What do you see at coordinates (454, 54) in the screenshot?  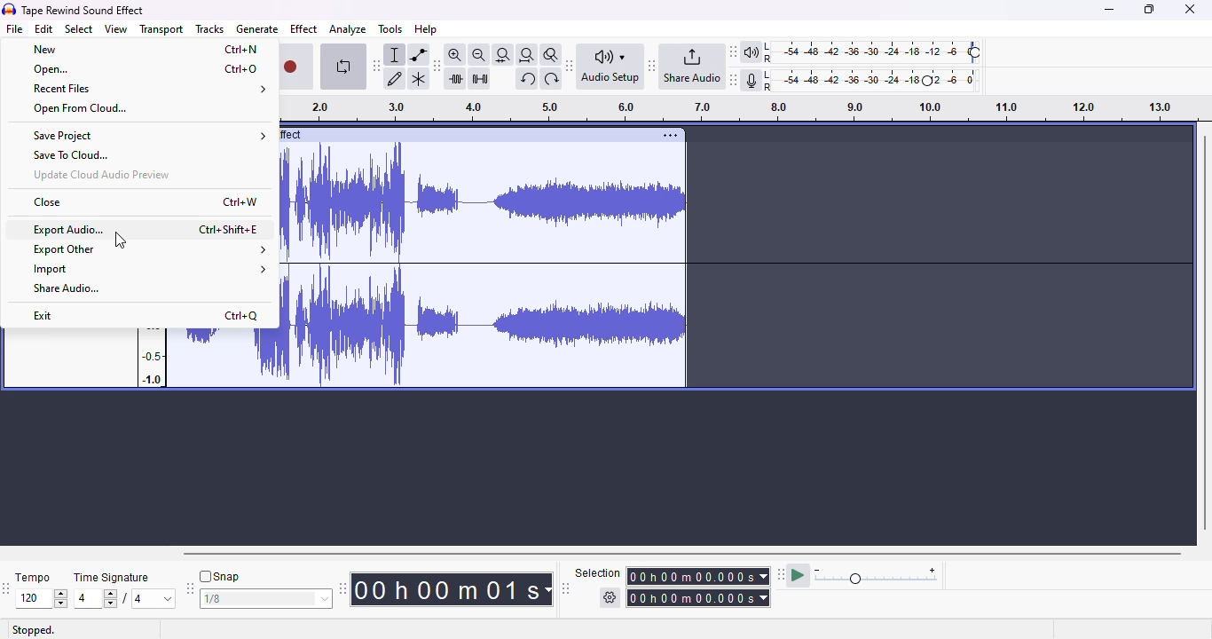 I see `zoom in` at bounding box center [454, 54].